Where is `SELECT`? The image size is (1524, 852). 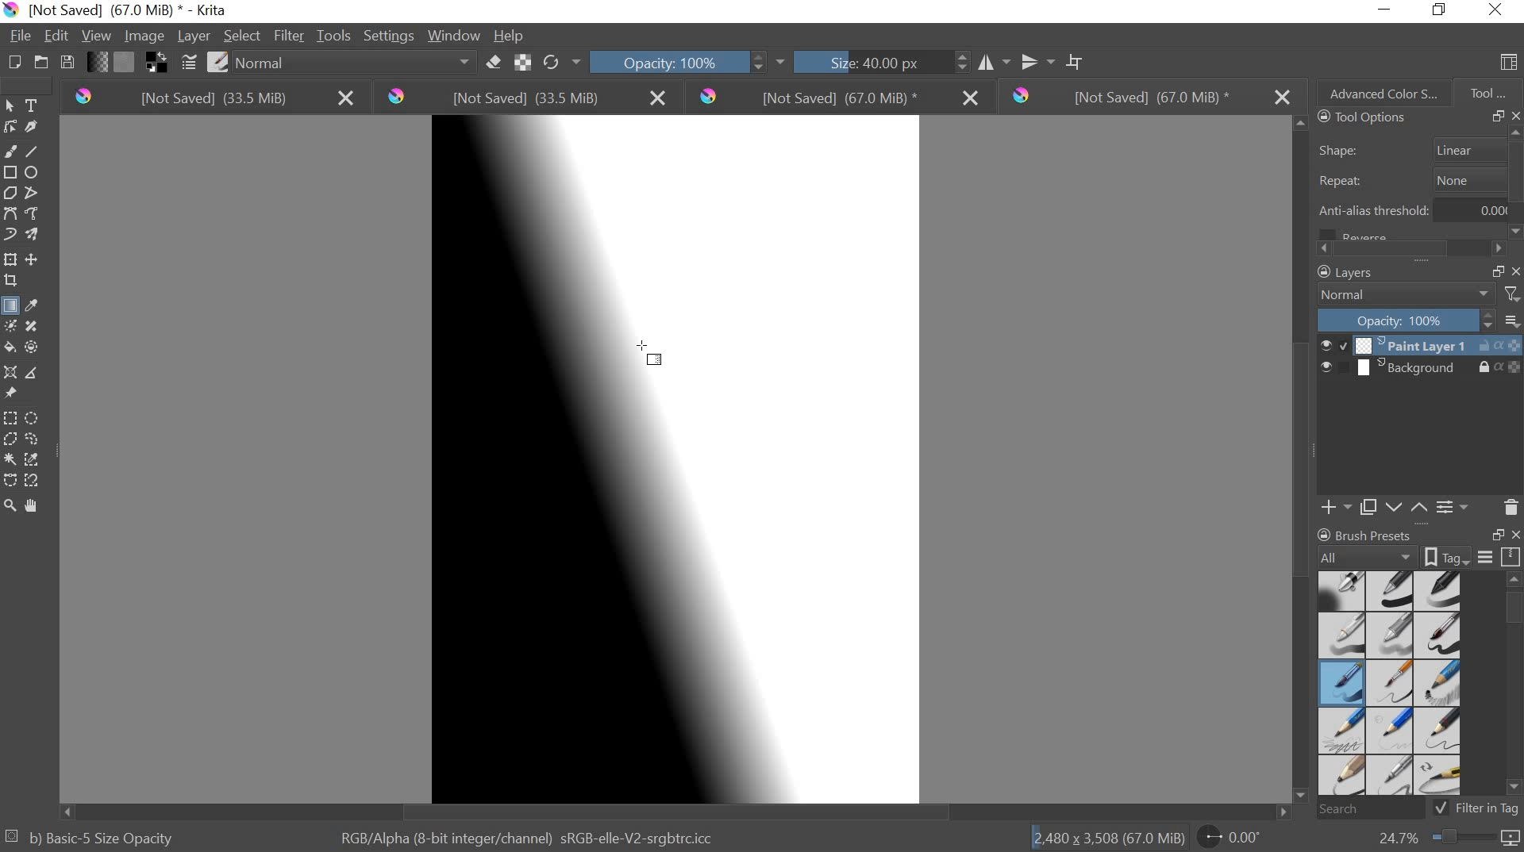
SELECT is located at coordinates (241, 36).